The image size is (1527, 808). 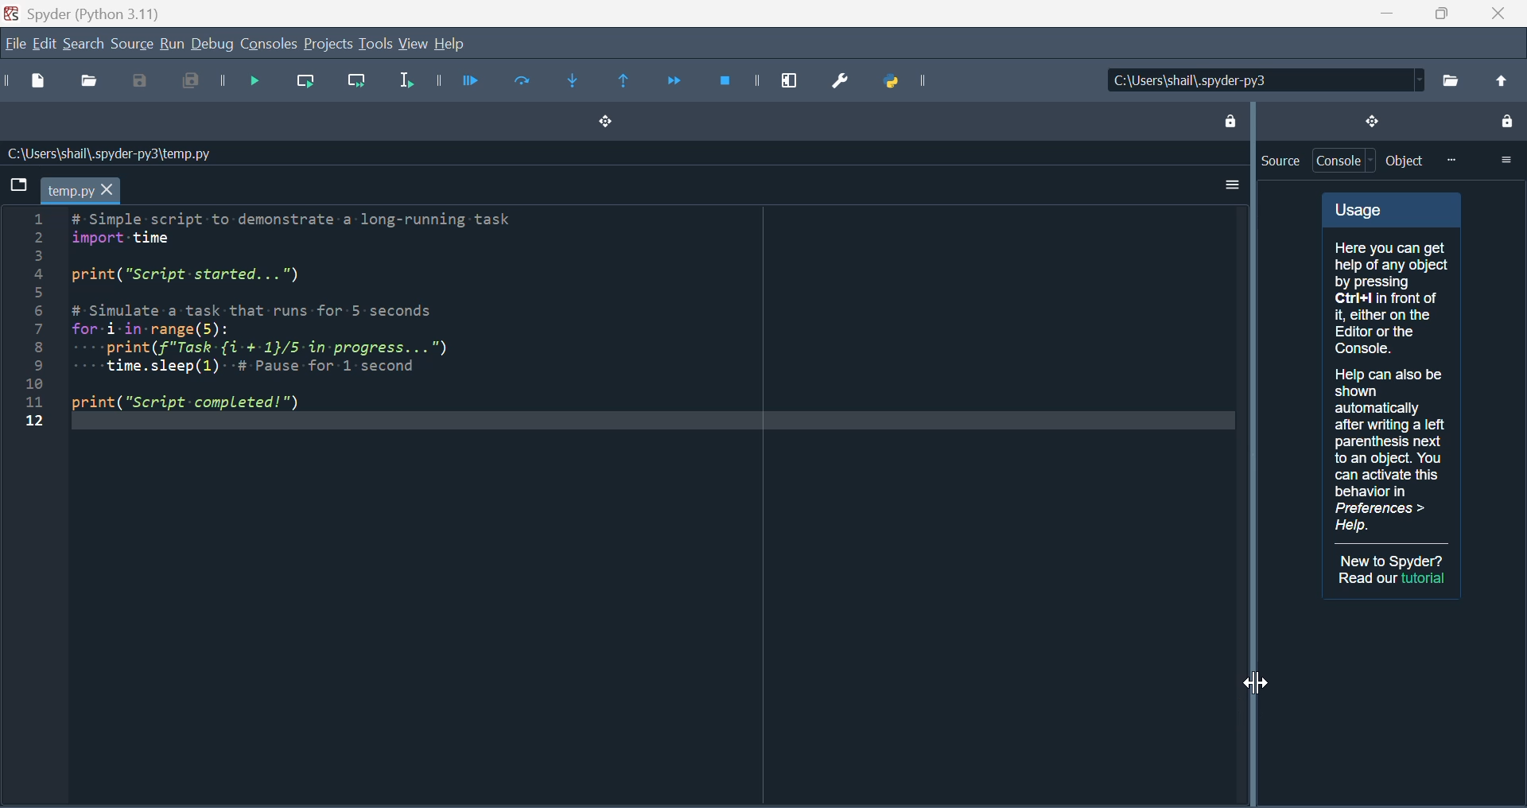 I want to click on Close, so click(x=1497, y=14).